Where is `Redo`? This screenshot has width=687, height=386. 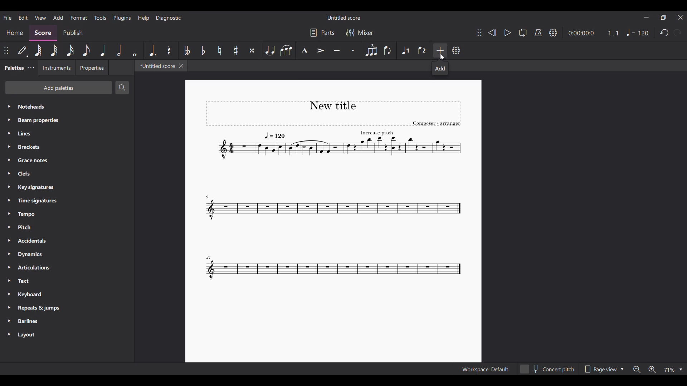 Redo is located at coordinates (678, 33).